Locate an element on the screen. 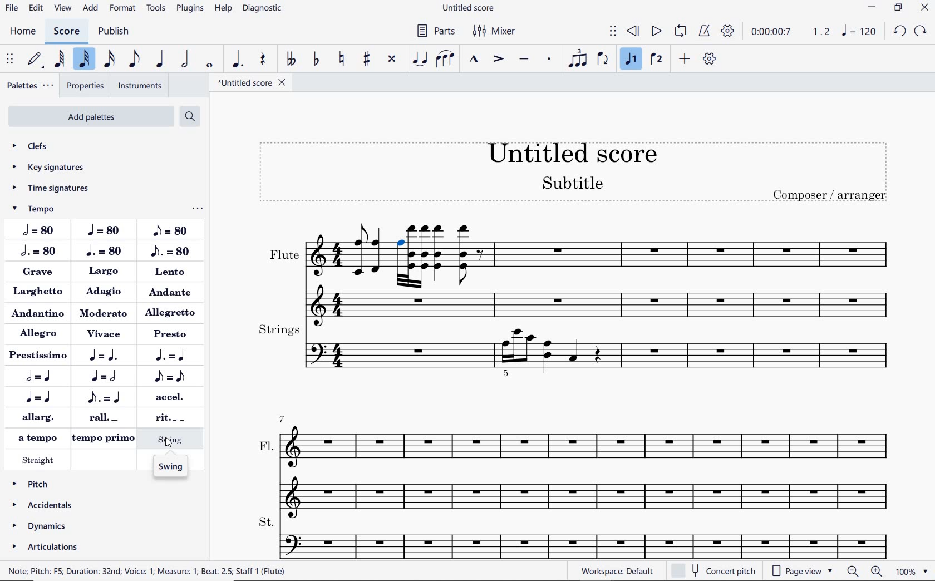  title is located at coordinates (577, 170).